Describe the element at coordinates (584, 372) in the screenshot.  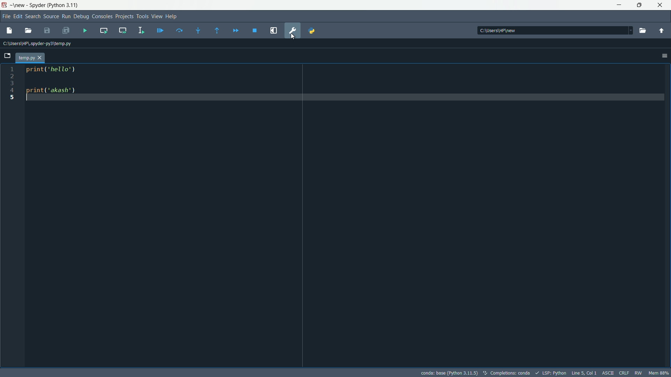
I see `Line 5, Col 1` at that location.